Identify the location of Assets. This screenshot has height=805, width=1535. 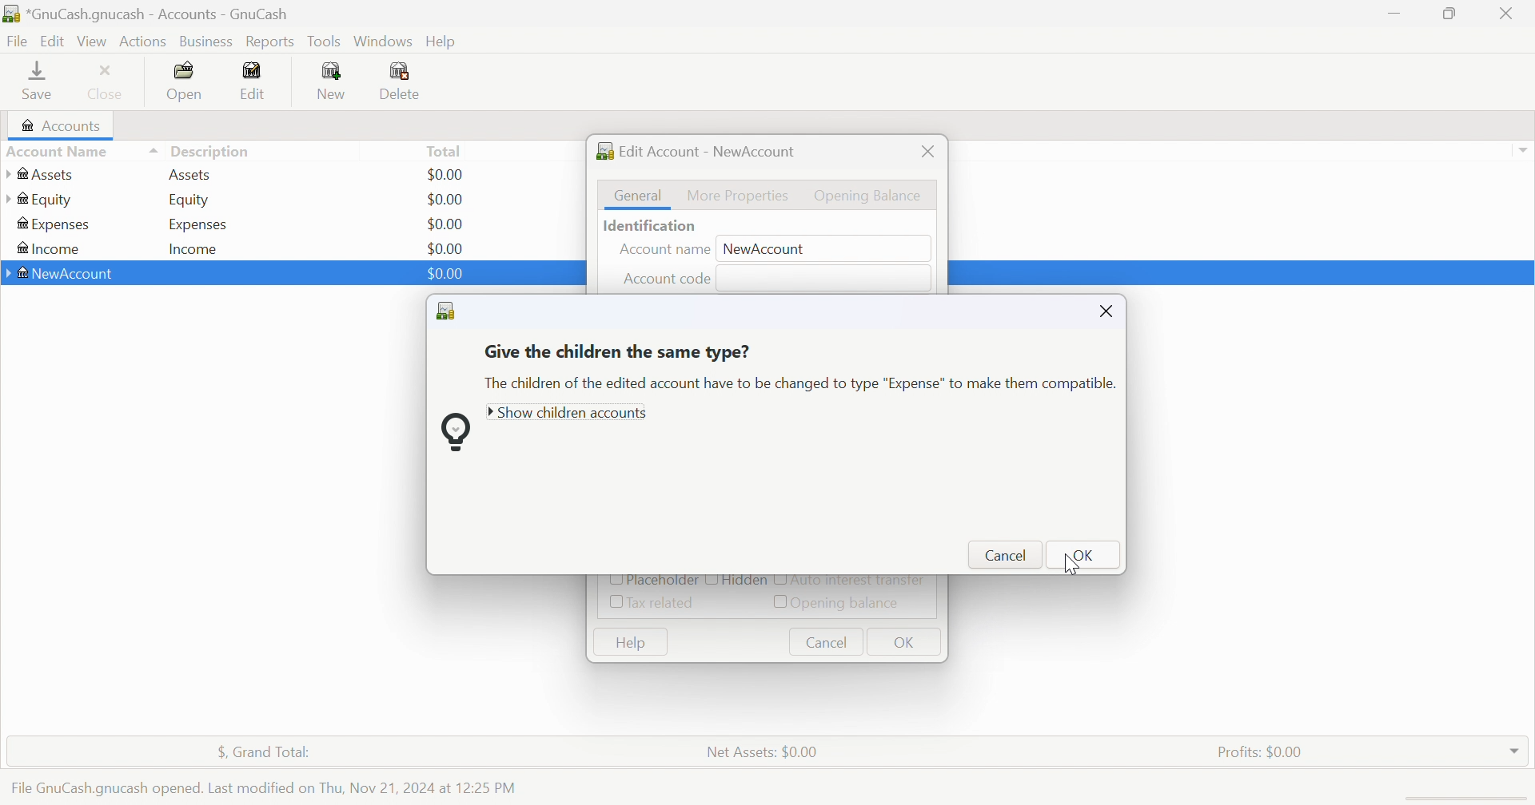
(49, 174).